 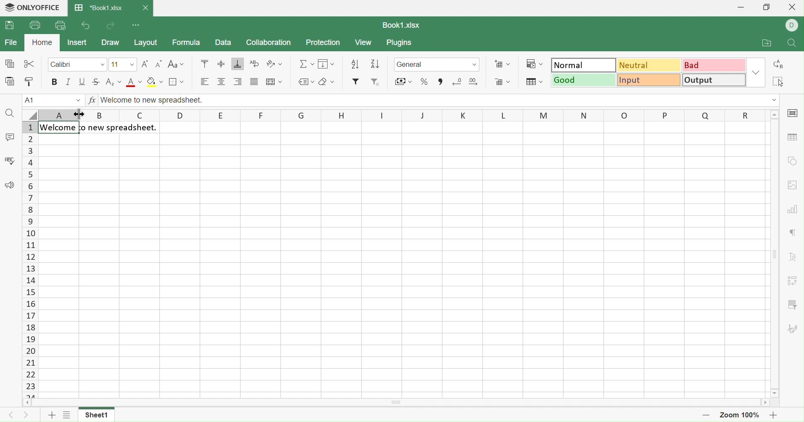 I want to click on Clear, so click(x=327, y=81).